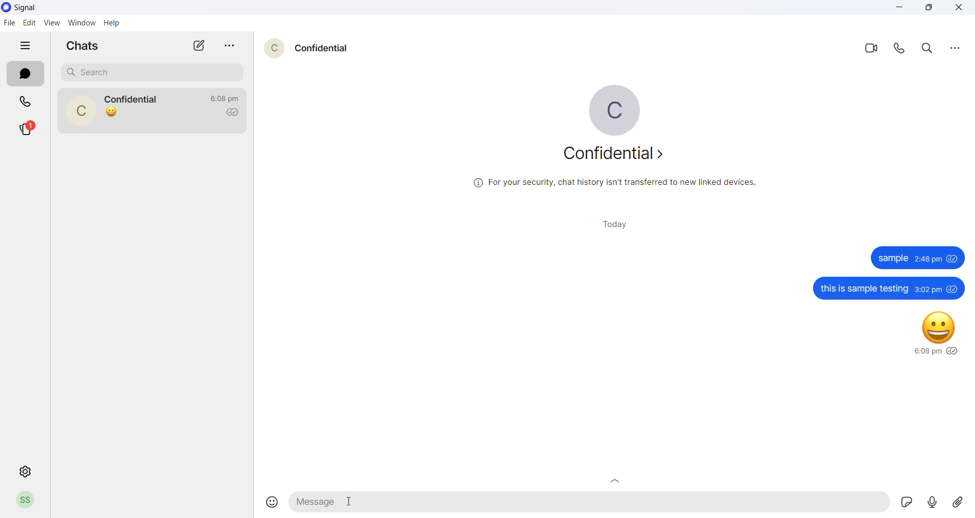 The height and width of the screenshot is (518, 975). What do you see at coordinates (200, 46) in the screenshot?
I see `new chat` at bounding box center [200, 46].